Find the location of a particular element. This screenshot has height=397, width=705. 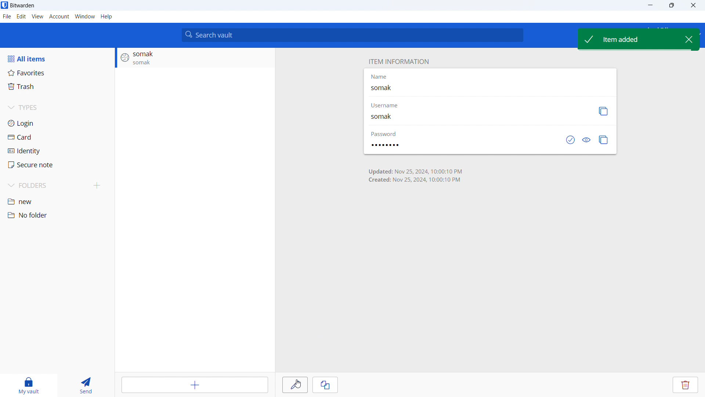

clone is located at coordinates (325, 385).